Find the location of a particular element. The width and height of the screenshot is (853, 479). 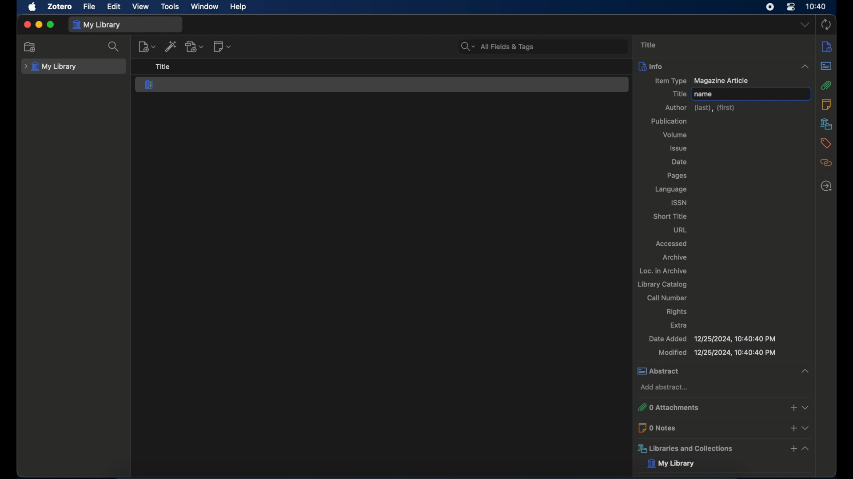

rights is located at coordinates (678, 312).